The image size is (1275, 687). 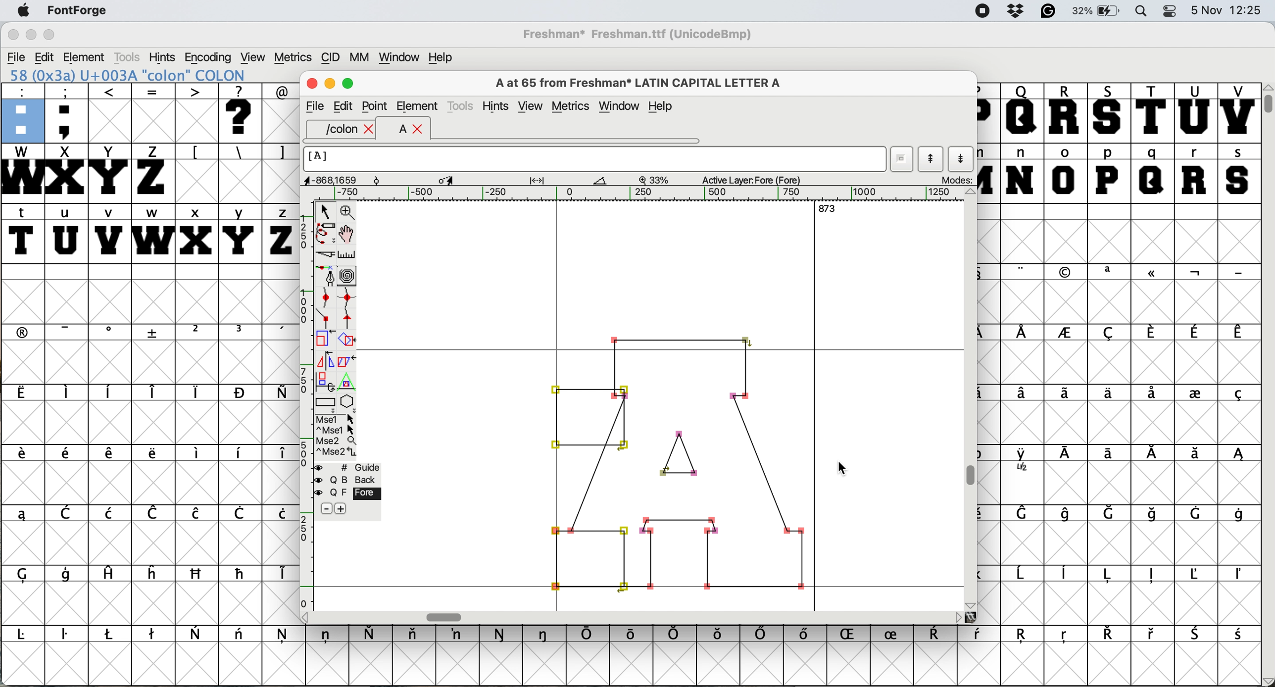 What do you see at coordinates (1067, 575) in the screenshot?
I see `symbol` at bounding box center [1067, 575].